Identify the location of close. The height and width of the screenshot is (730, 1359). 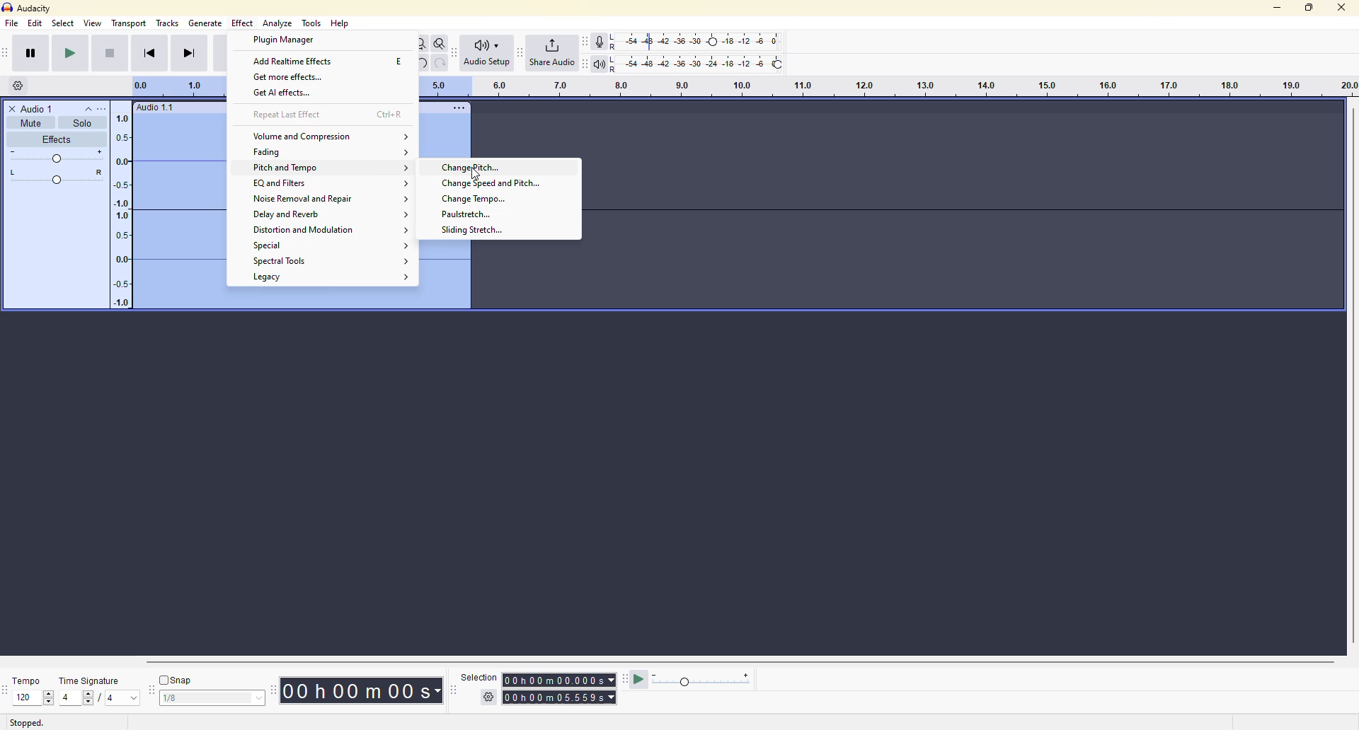
(1343, 7).